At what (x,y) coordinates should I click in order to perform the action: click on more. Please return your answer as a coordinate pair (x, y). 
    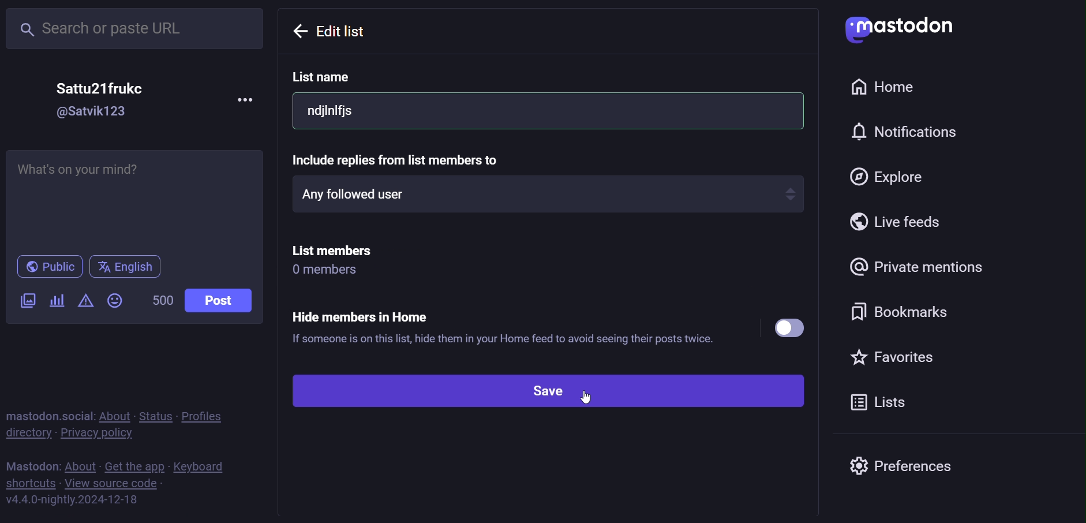
    Looking at the image, I should click on (243, 100).